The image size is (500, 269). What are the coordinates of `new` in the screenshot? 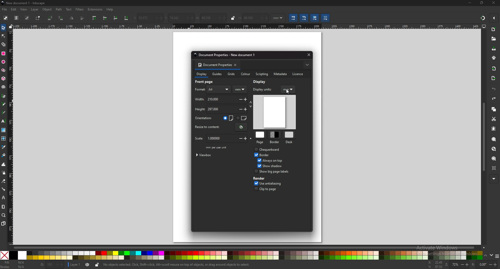 It's located at (494, 29).